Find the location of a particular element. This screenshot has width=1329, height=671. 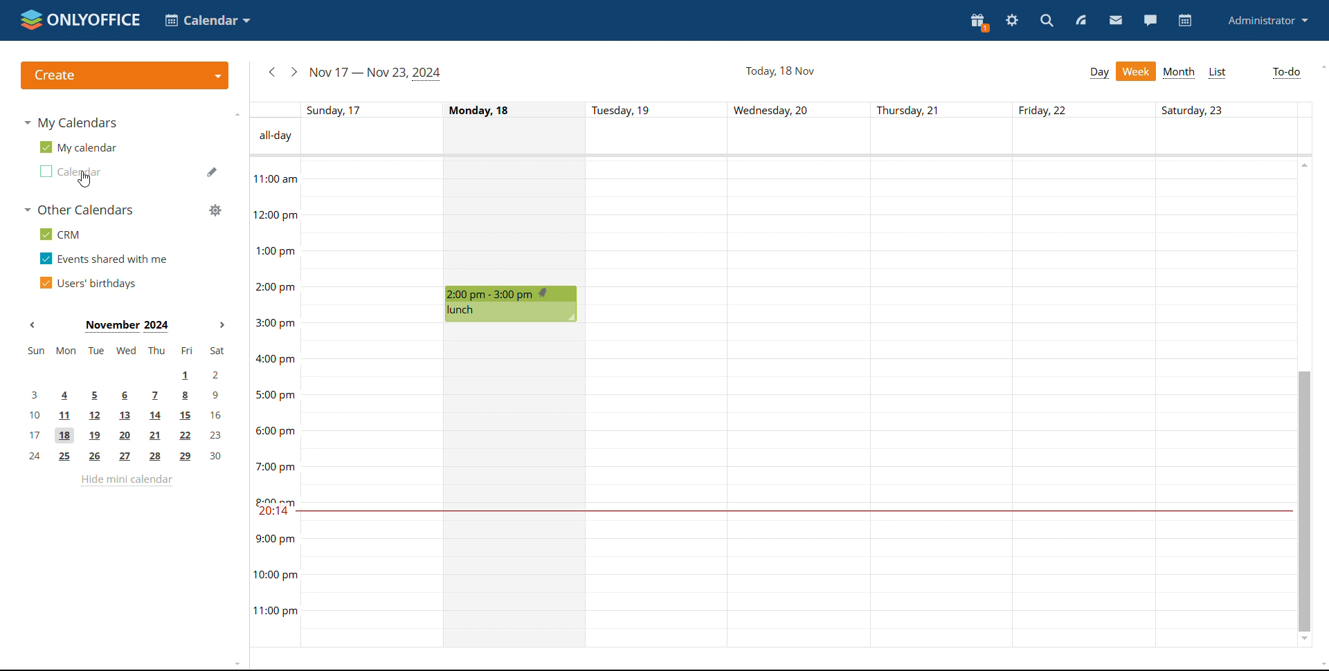

next week is located at coordinates (294, 73).